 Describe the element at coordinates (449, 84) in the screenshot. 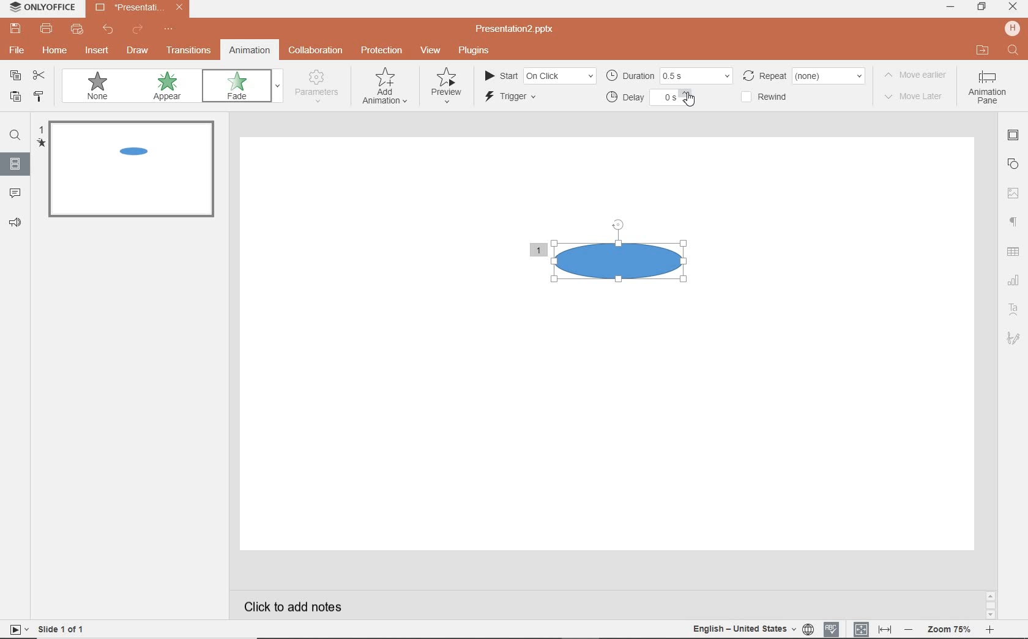

I see `preview` at that location.